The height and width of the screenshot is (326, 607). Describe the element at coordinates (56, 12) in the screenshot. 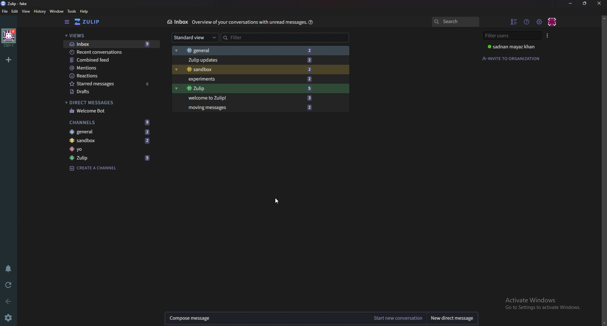

I see `Window` at that location.